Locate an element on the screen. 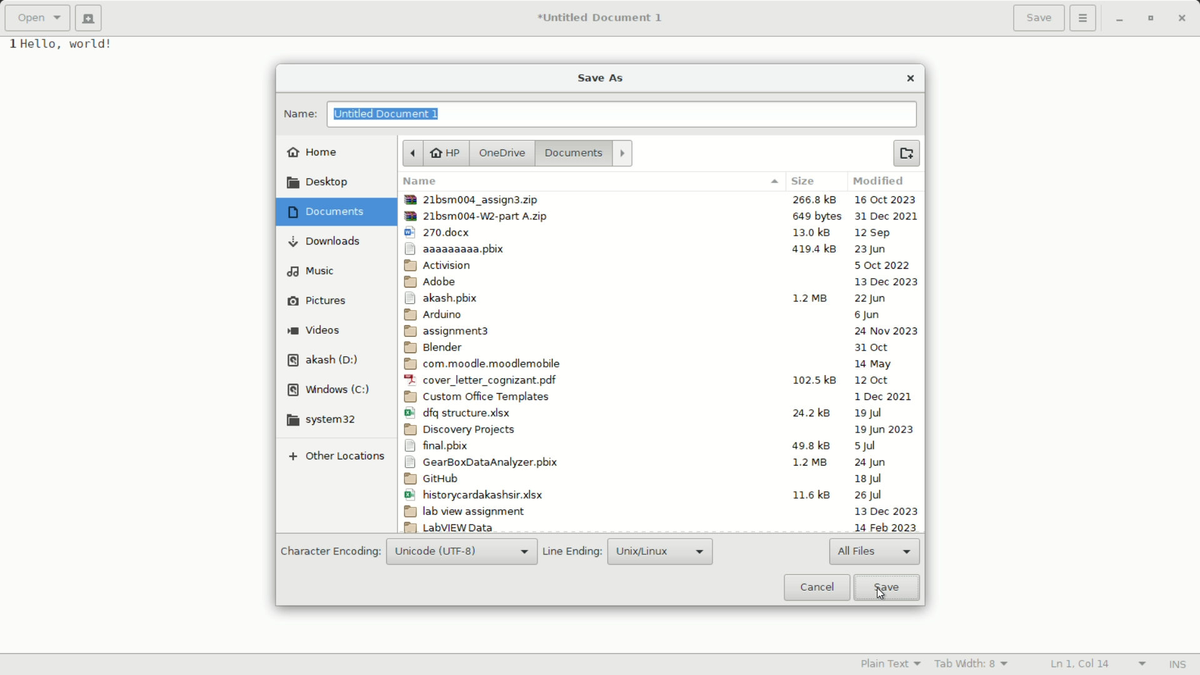  Character Encoding dropdown menu is located at coordinates (462, 552).